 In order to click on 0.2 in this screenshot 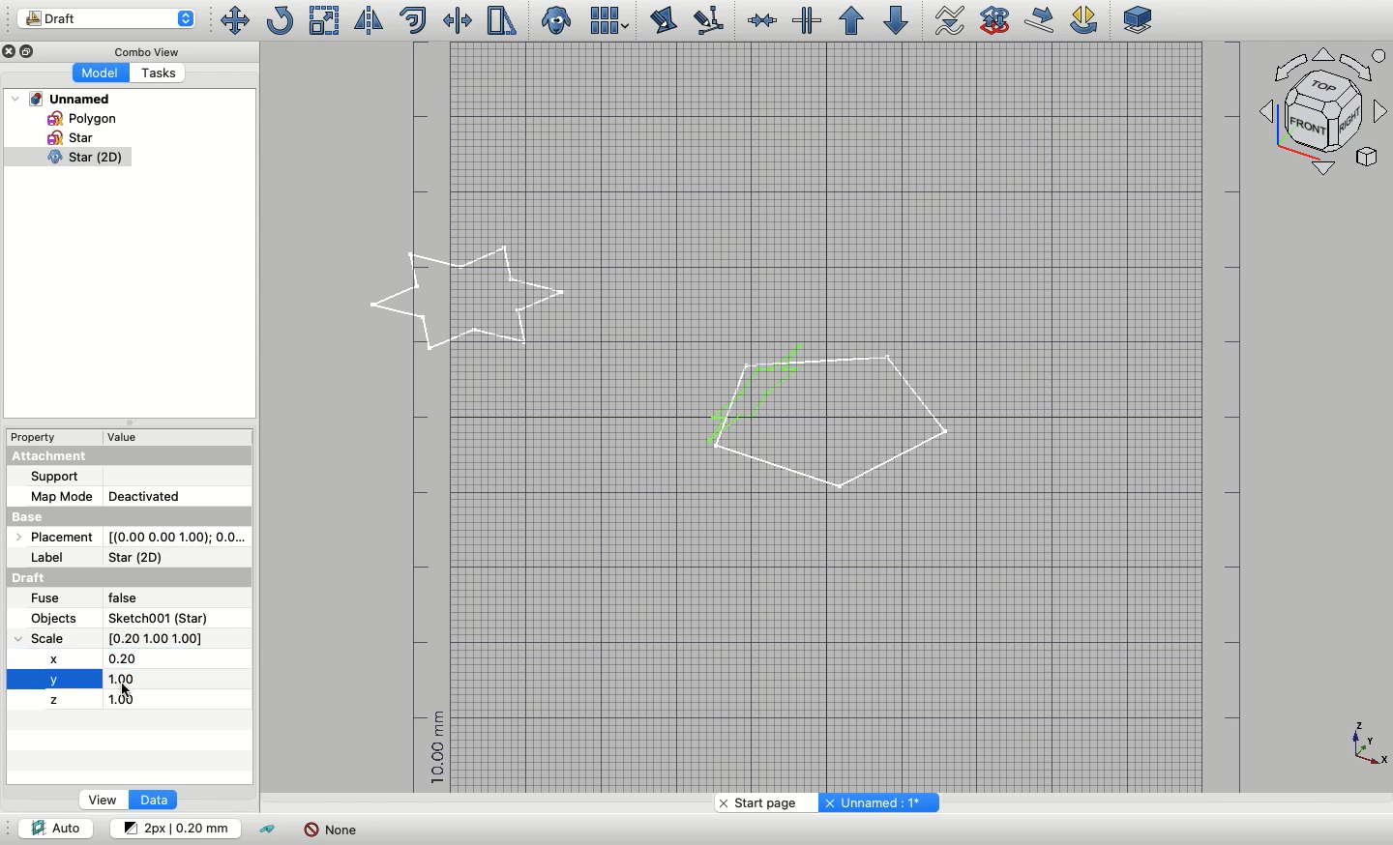, I will do `click(125, 659)`.